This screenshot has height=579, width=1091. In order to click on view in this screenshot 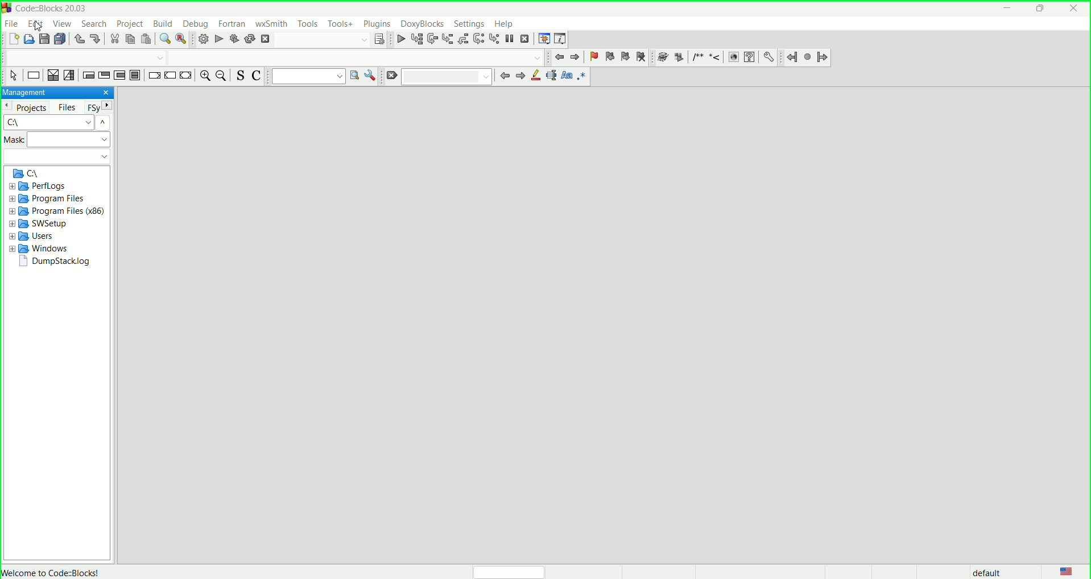, I will do `click(60, 24)`.